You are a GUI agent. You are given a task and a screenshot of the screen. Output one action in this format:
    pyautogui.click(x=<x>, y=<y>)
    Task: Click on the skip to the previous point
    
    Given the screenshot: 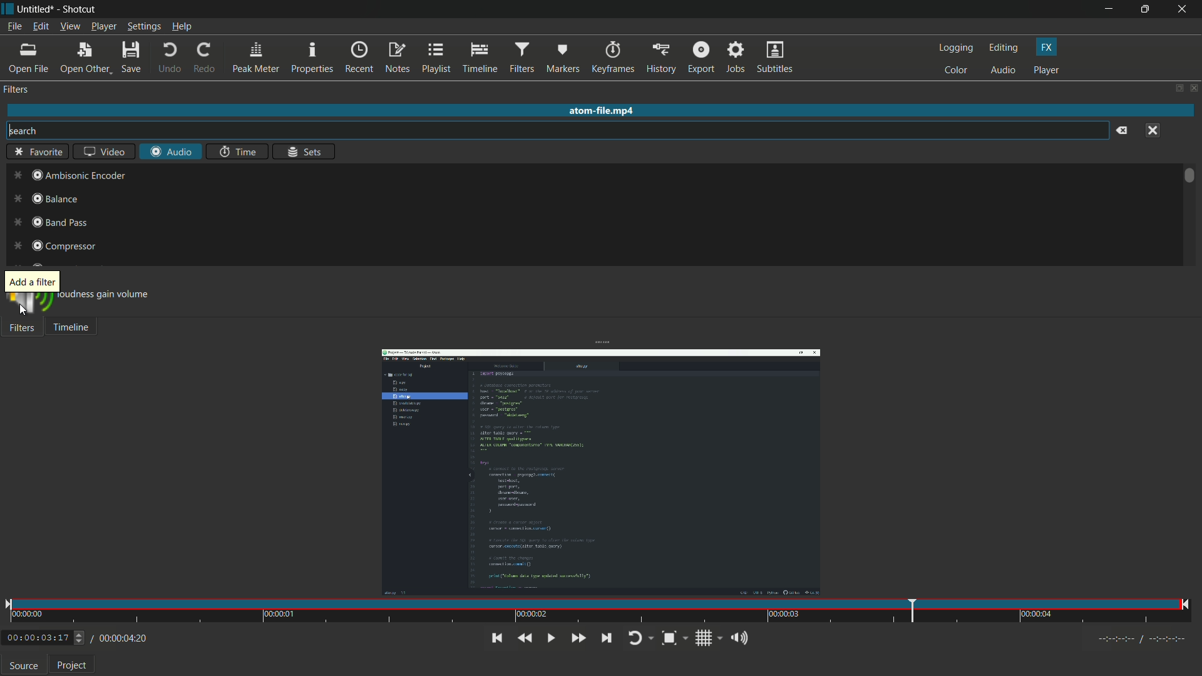 What is the action you would take?
    pyautogui.click(x=496, y=638)
    